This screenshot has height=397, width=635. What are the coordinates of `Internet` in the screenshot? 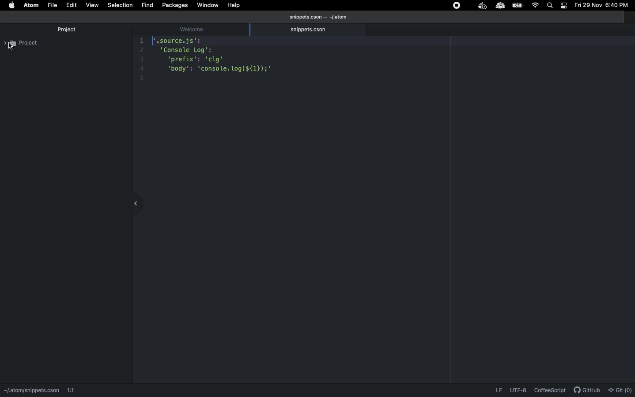 It's located at (535, 5).